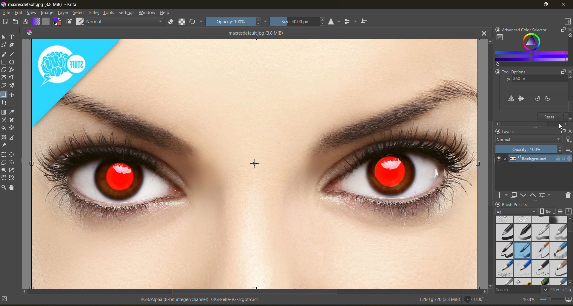 This screenshot has width=573, height=306. What do you see at coordinates (532, 195) in the screenshot?
I see `mask up` at bounding box center [532, 195].